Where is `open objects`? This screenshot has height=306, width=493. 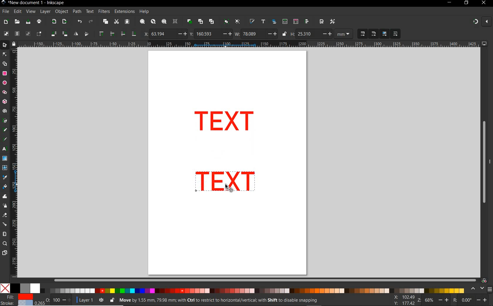
open objects is located at coordinates (274, 22).